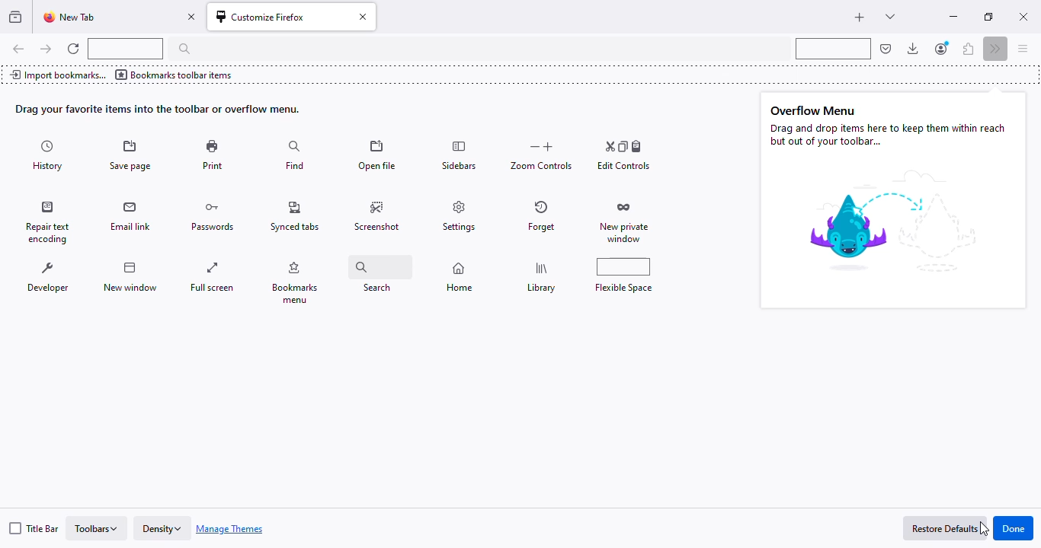  What do you see at coordinates (953, 17) in the screenshot?
I see `minimize` at bounding box center [953, 17].